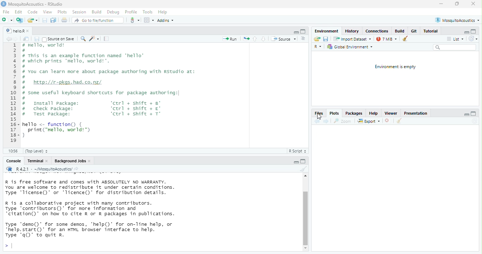  I want to click on go forward to the next source location, so click(18, 39).